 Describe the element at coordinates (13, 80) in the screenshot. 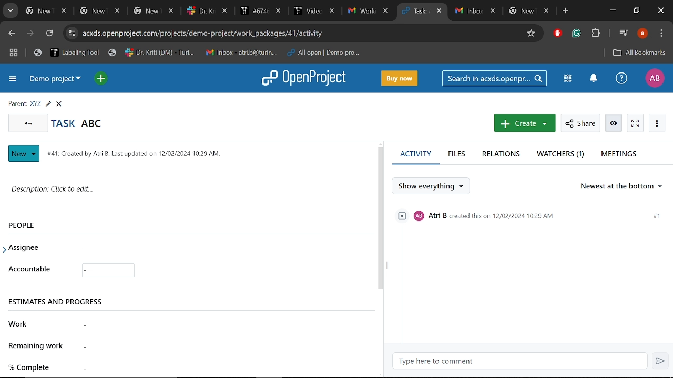

I see `Expand project menu` at that location.